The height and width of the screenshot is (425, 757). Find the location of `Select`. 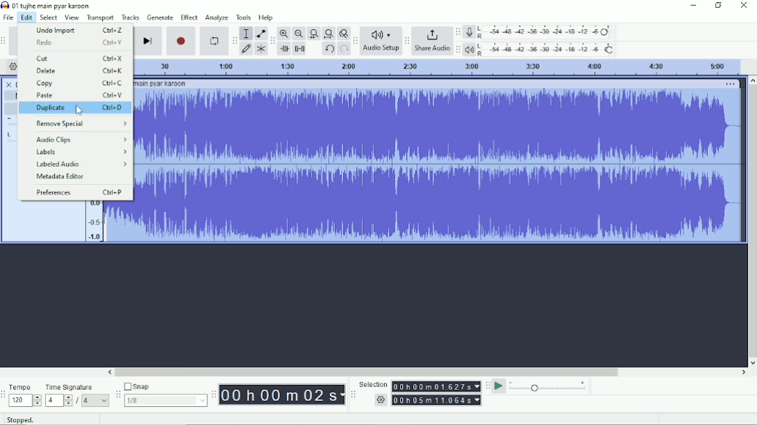

Select is located at coordinates (49, 17).